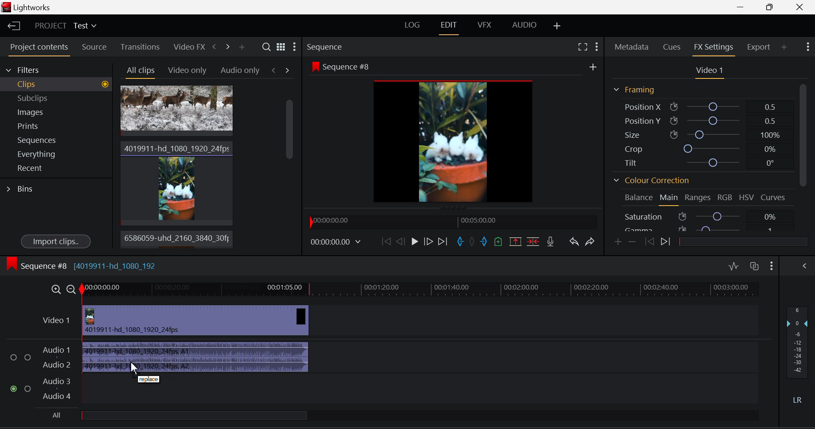 The height and width of the screenshot is (429, 815). Describe the element at coordinates (650, 181) in the screenshot. I see `Colour Correction Section` at that location.